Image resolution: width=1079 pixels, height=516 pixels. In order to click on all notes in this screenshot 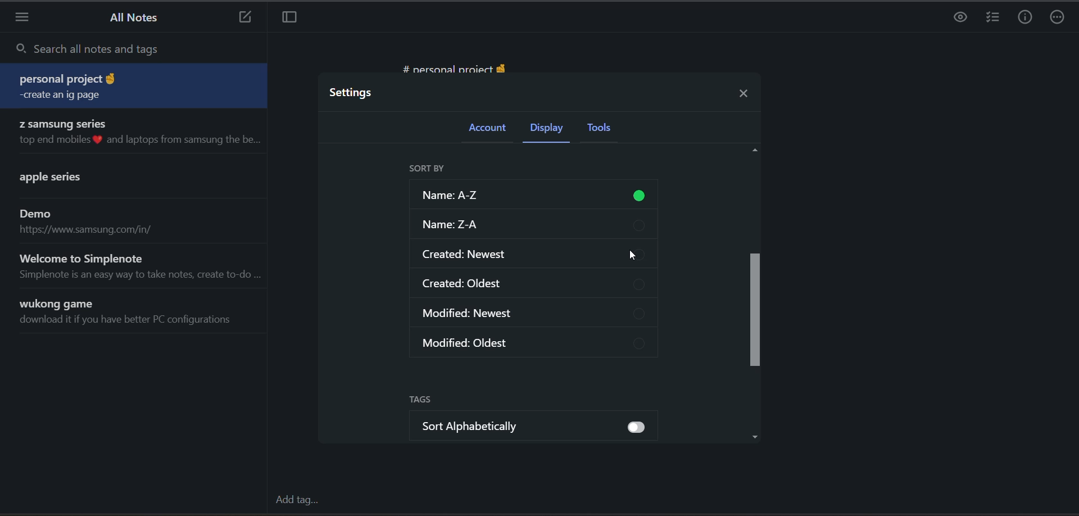, I will do `click(131, 19)`.